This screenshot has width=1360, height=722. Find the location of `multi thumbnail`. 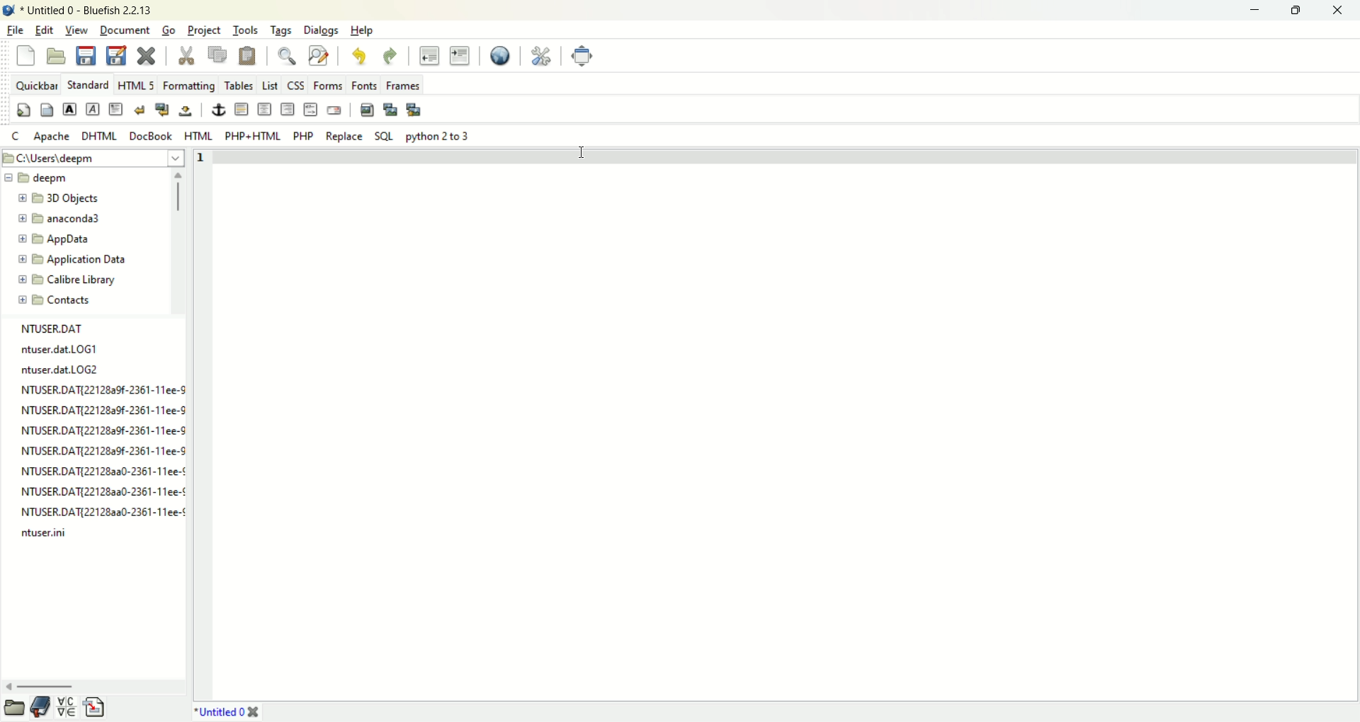

multi thumbnail is located at coordinates (414, 109).